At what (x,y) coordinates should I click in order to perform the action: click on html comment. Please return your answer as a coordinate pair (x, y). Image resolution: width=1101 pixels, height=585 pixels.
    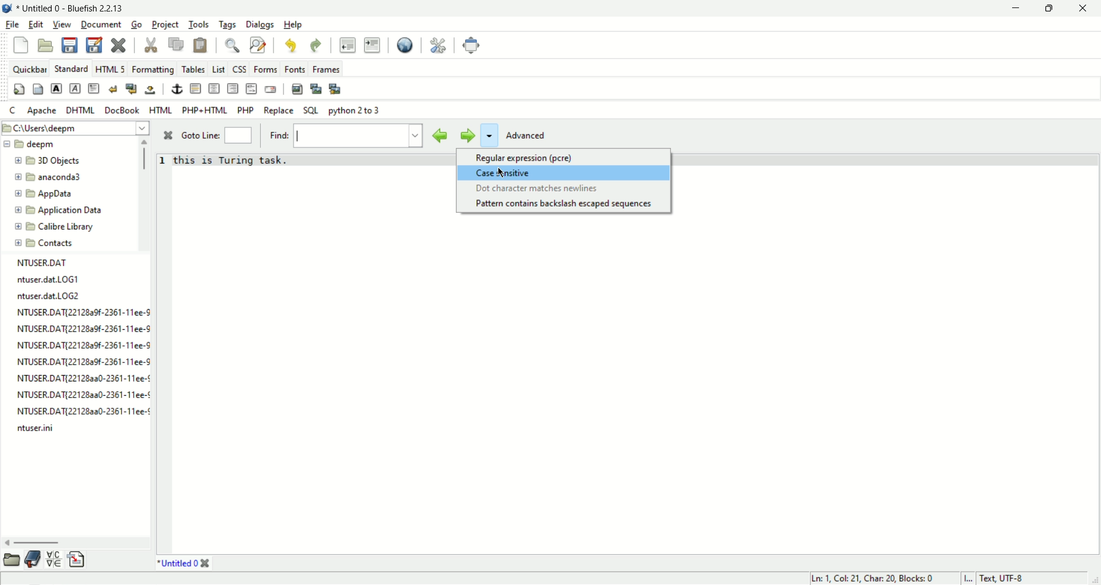
    Looking at the image, I should click on (252, 88).